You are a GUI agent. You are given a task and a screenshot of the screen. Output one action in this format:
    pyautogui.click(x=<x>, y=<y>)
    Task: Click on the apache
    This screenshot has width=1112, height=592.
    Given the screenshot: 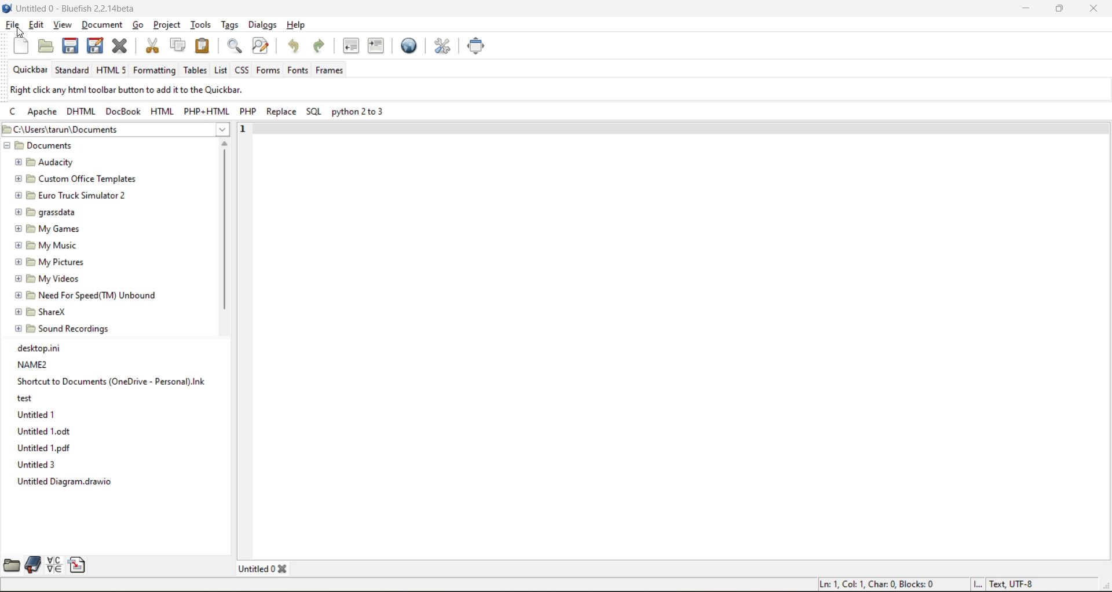 What is the action you would take?
    pyautogui.click(x=45, y=112)
    